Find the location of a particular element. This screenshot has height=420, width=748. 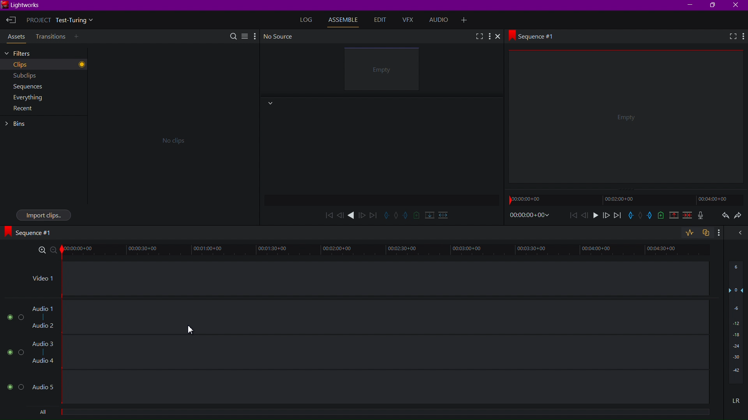

No Source is located at coordinates (280, 36).